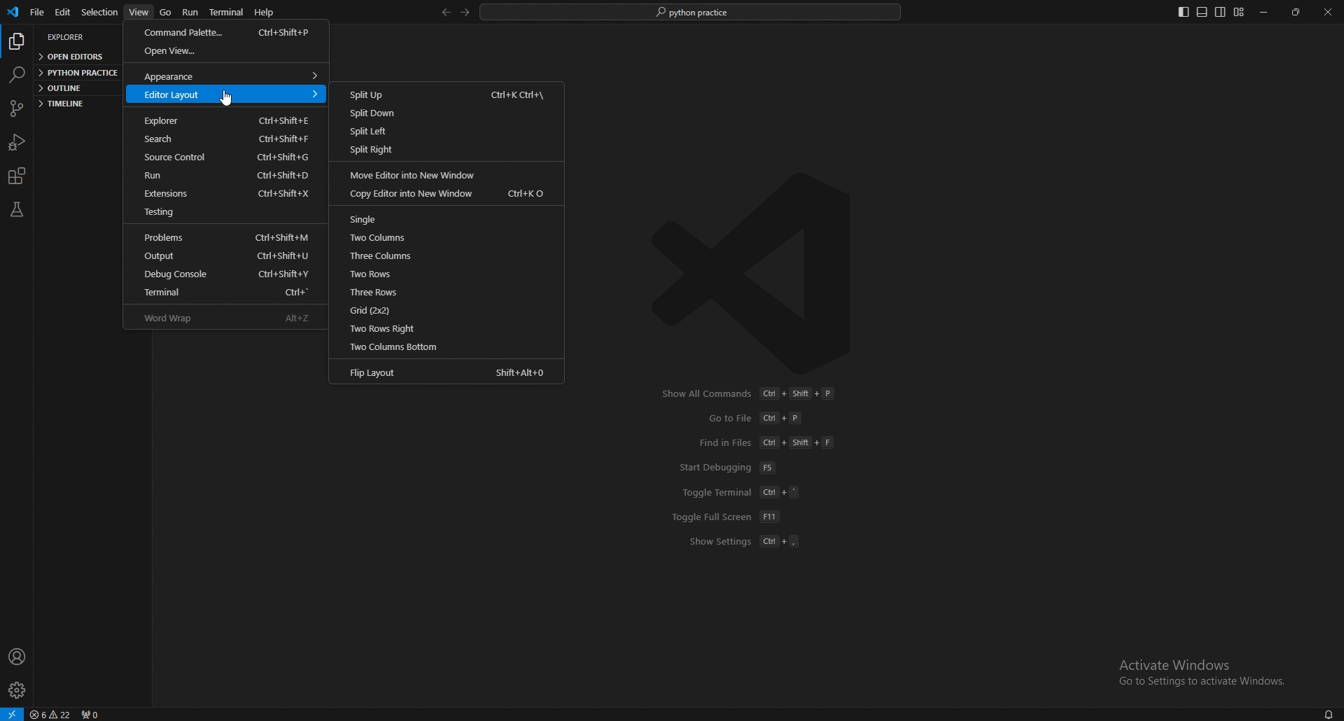 This screenshot has width=1344, height=721. I want to click on remote window, so click(13, 713).